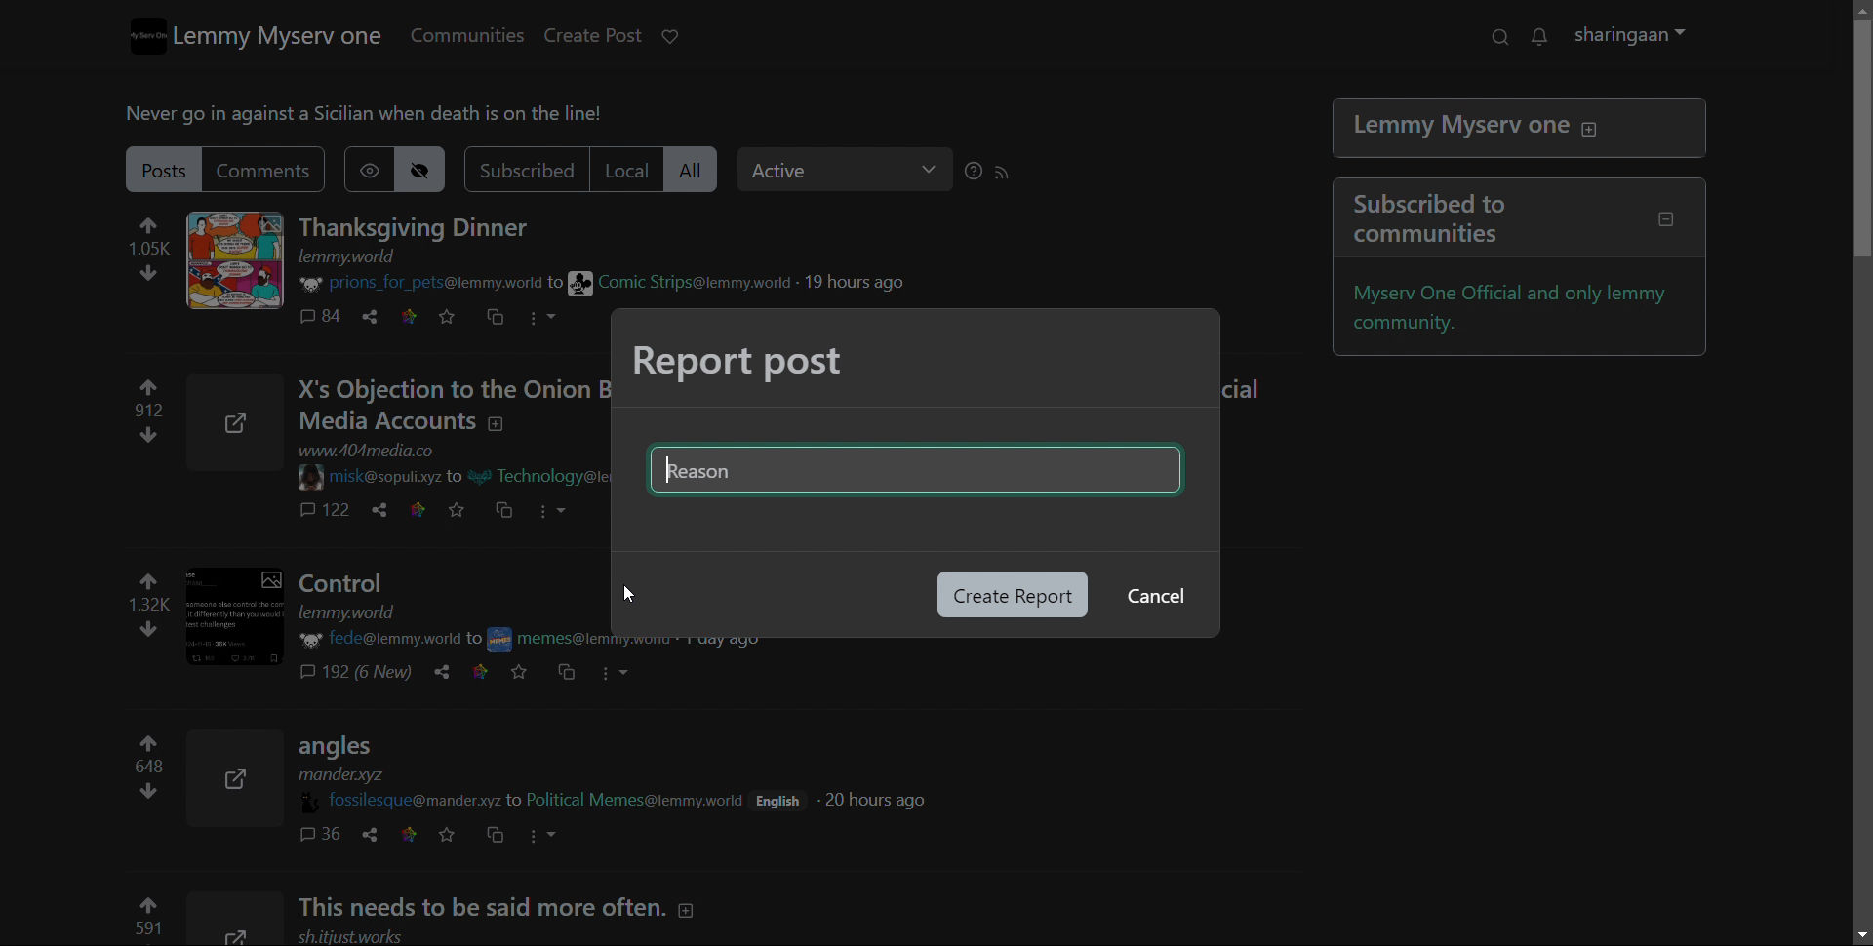 This screenshot has width=1873, height=946. Describe the element at coordinates (1013, 173) in the screenshot. I see `rss` at that location.